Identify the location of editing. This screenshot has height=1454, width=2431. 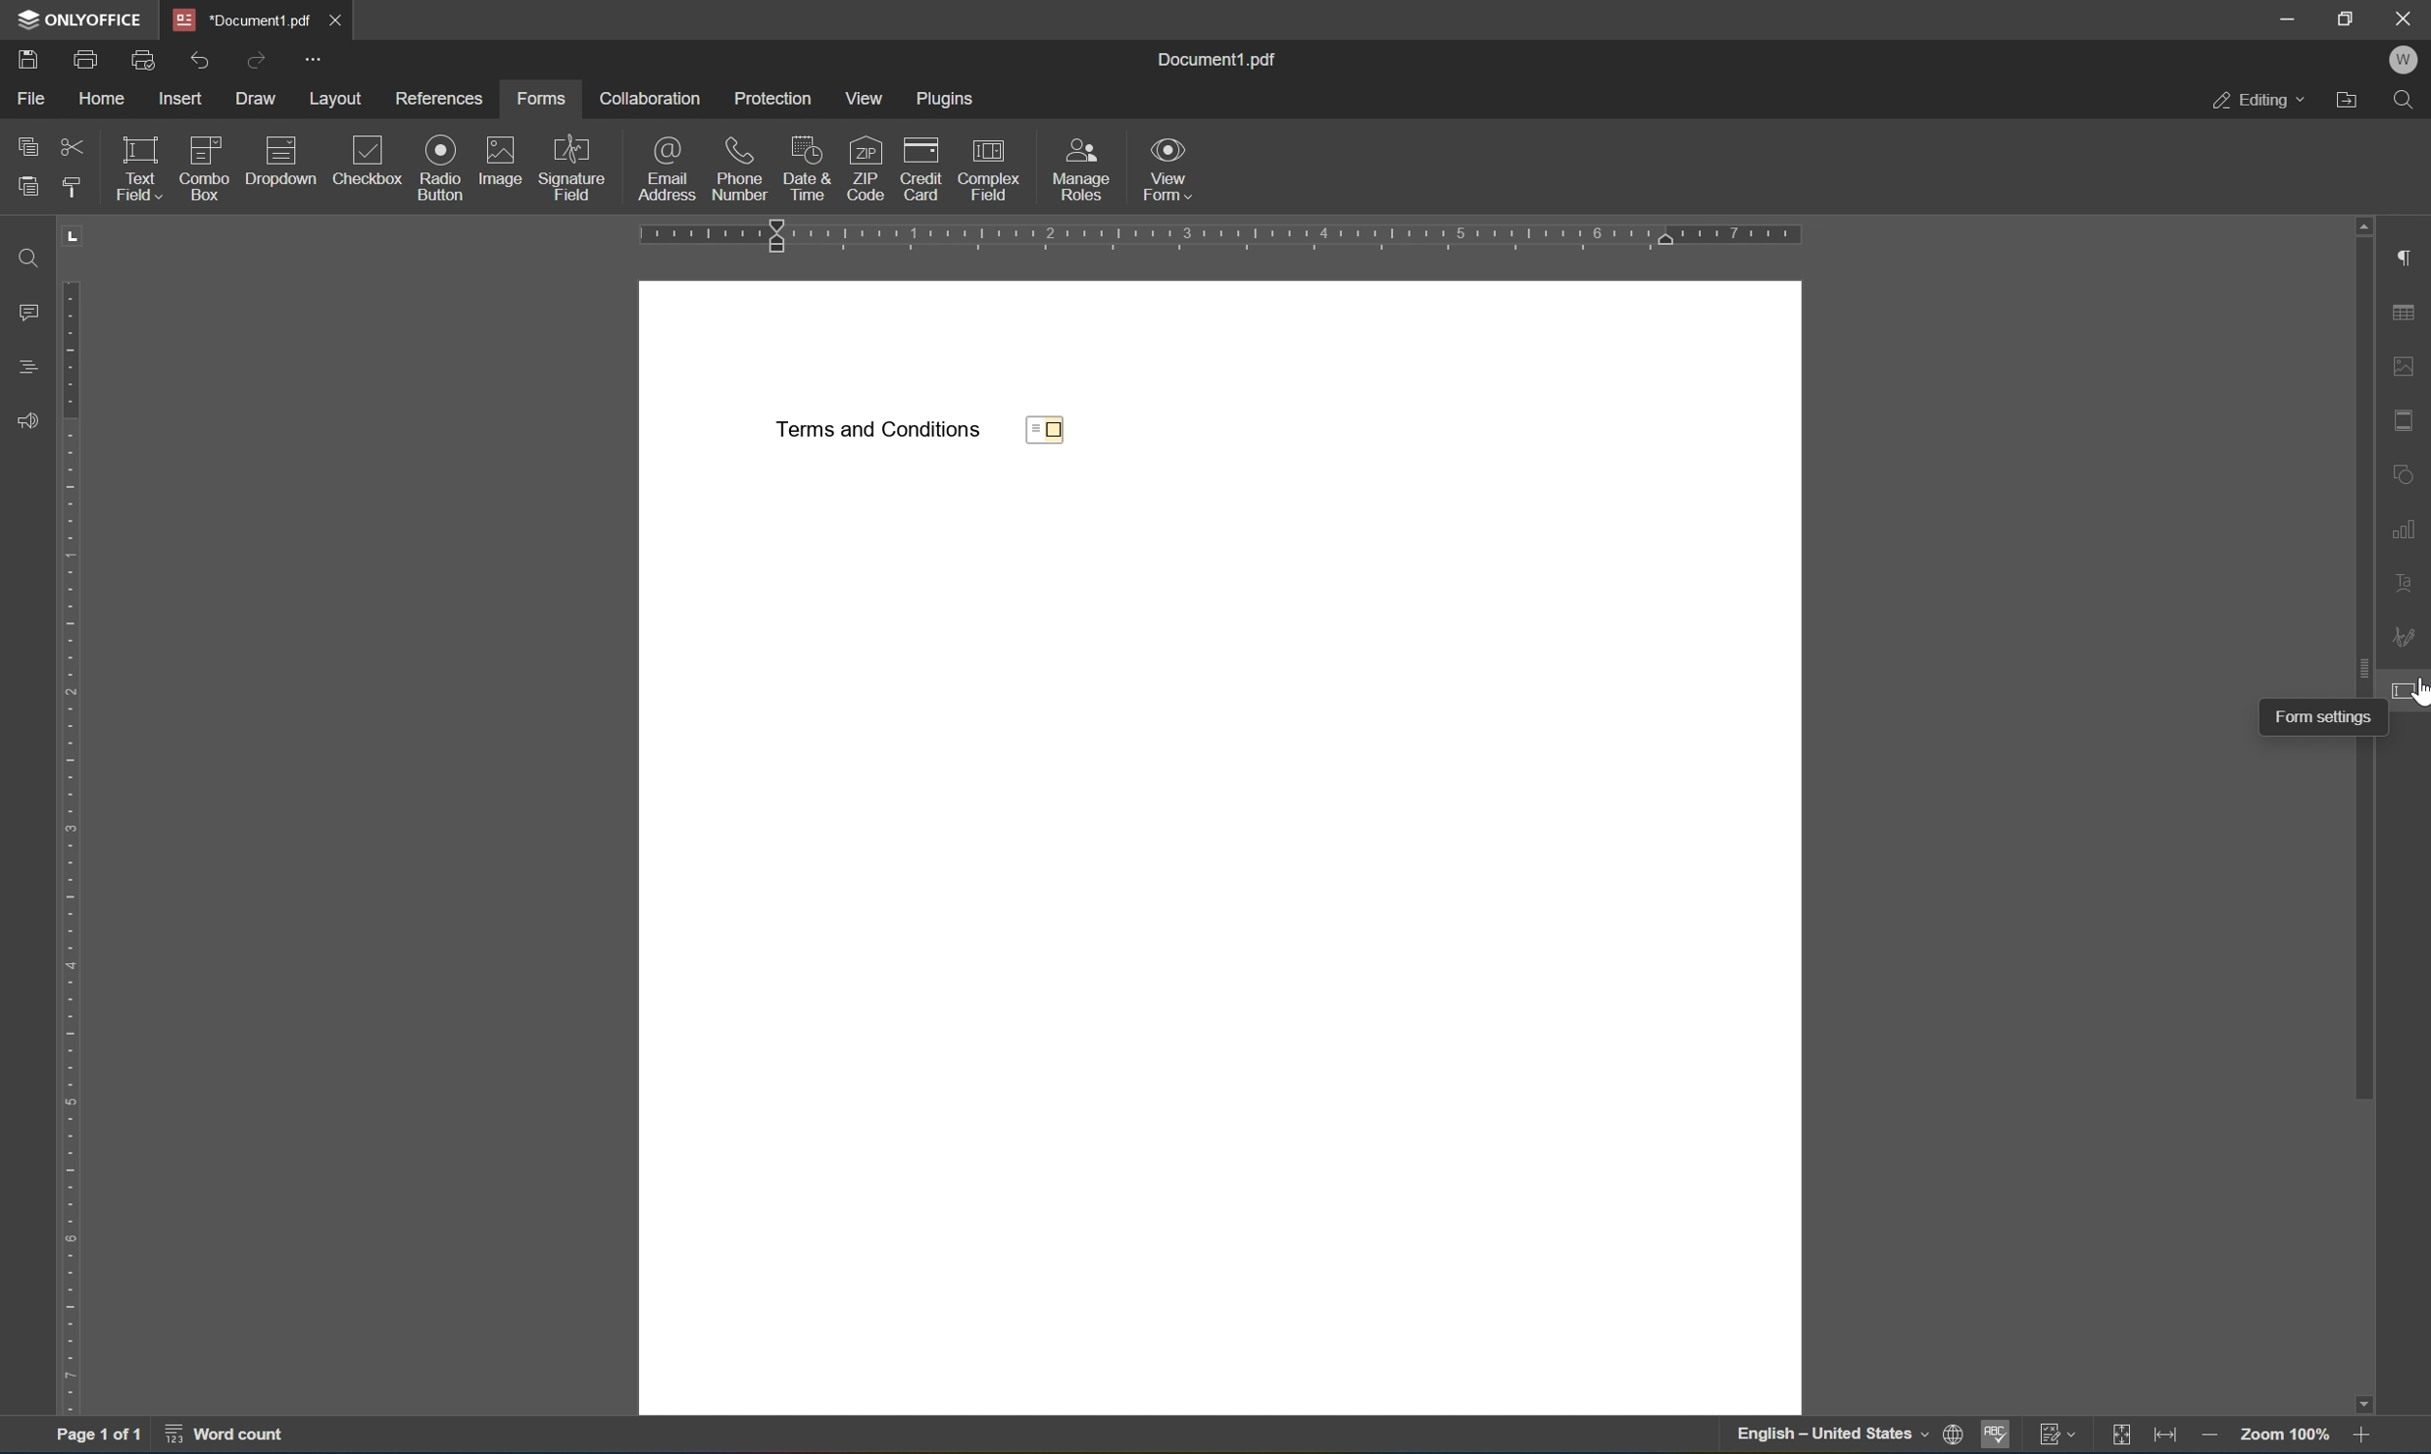
(2261, 100).